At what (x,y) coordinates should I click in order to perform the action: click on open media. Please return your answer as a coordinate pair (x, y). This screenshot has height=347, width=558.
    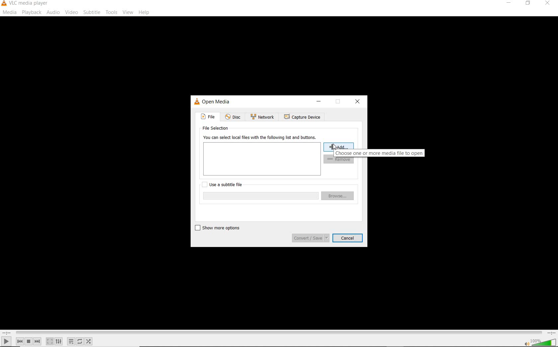
    Looking at the image, I should click on (213, 102).